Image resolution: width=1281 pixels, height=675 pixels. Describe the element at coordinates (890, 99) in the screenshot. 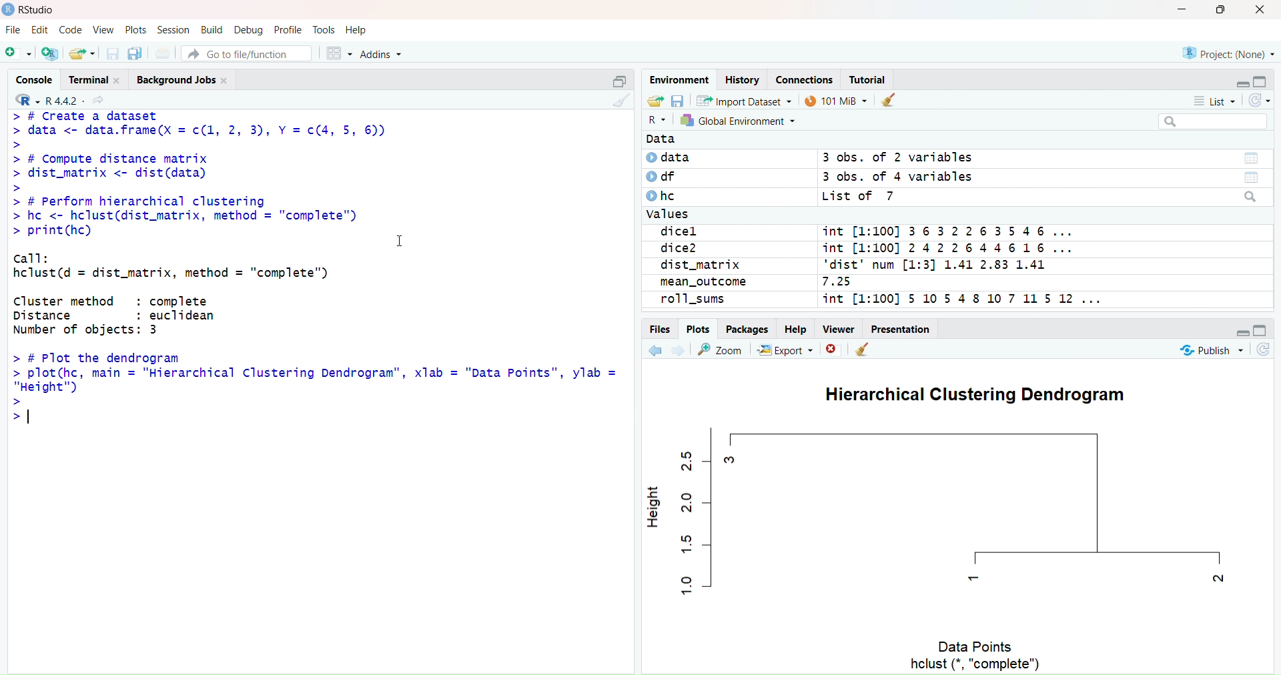

I see `Clear console (Ctrl +L)` at that location.